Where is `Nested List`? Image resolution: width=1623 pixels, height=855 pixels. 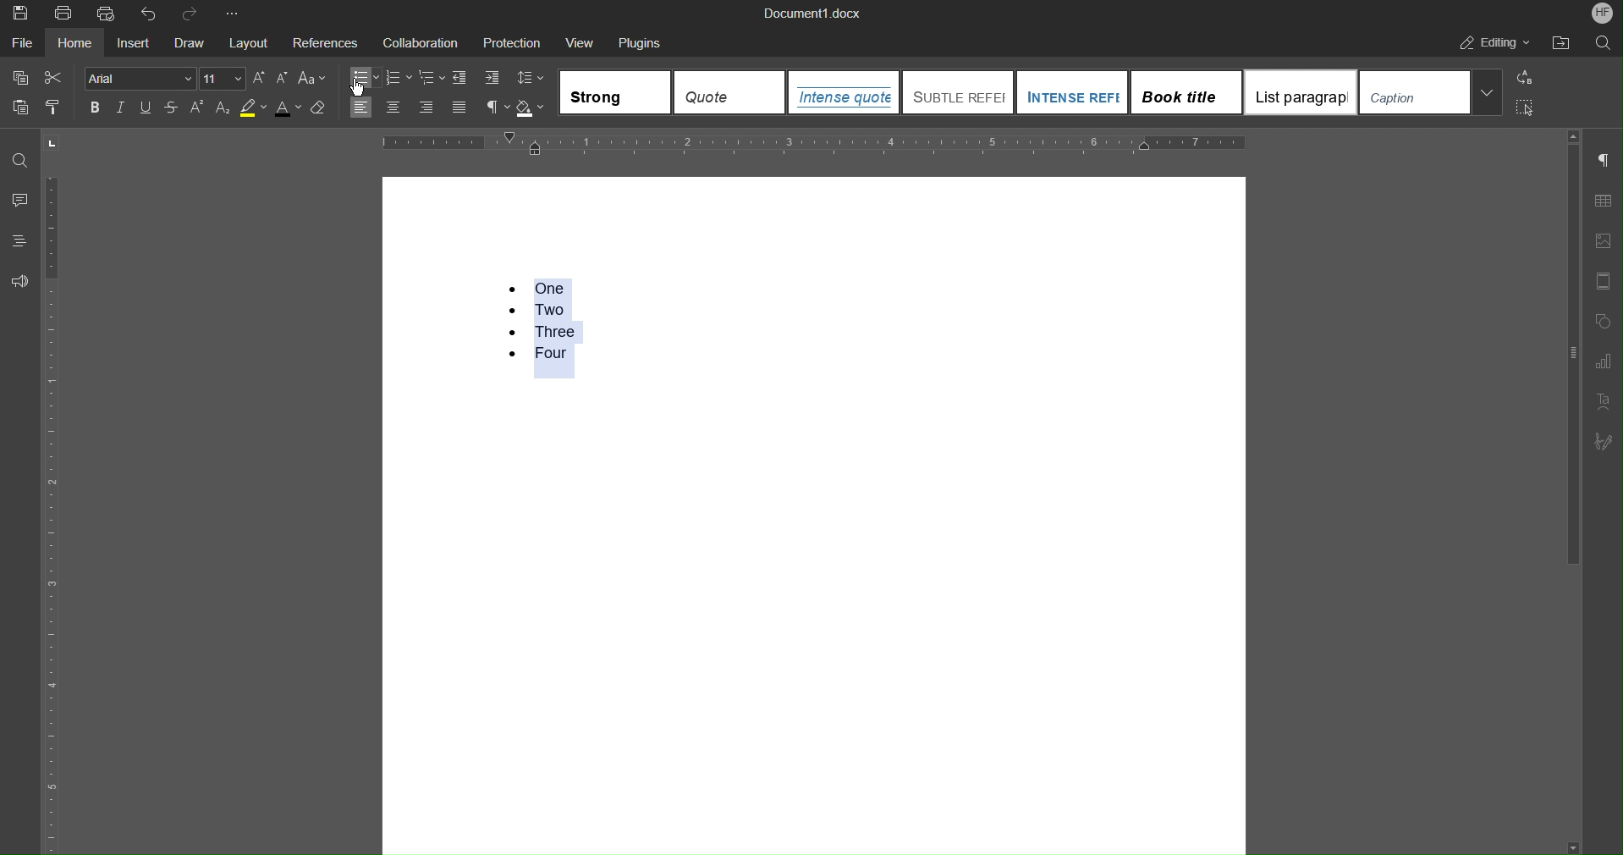 Nested List is located at coordinates (432, 78).